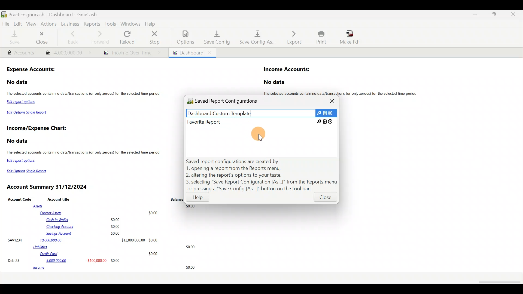 This screenshot has width=523, height=294. I want to click on The selected accounts contain no data/transactions (or only zeroes) for the selected time period, so click(84, 153).